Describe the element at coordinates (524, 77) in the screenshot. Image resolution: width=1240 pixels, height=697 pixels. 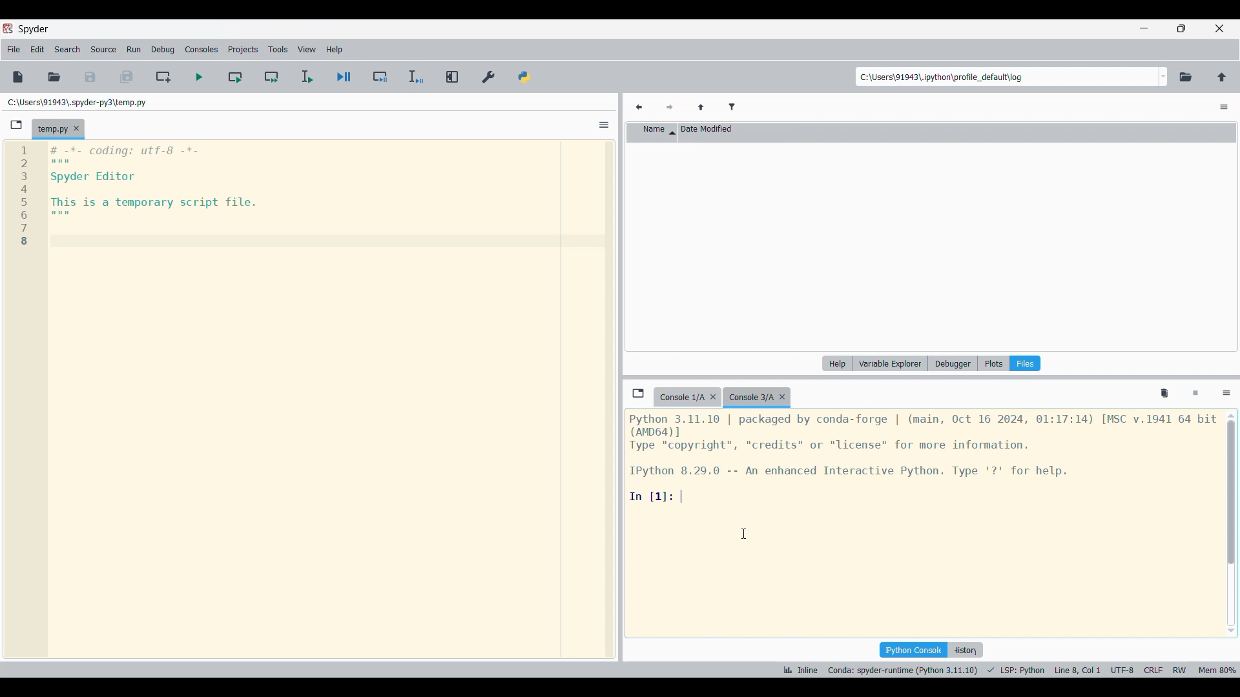
I see `PYTHONPATH manager` at that location.